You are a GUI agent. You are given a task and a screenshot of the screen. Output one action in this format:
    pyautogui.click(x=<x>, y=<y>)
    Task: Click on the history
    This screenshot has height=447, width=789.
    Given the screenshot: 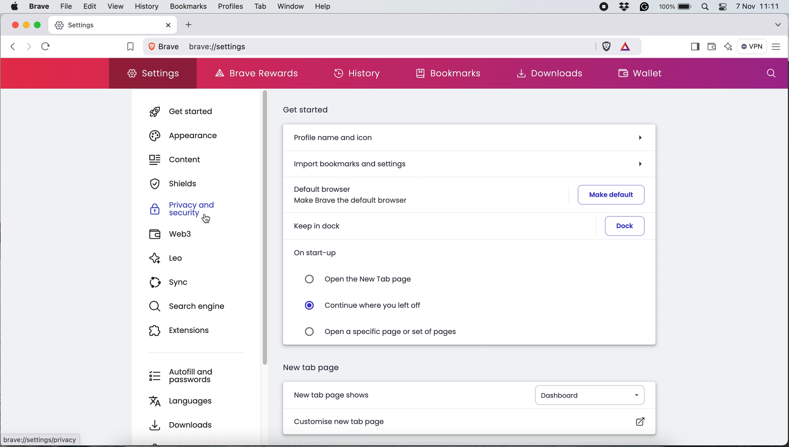 What is the action you would take?
    pyautogui.click(x=357, y=73)
    